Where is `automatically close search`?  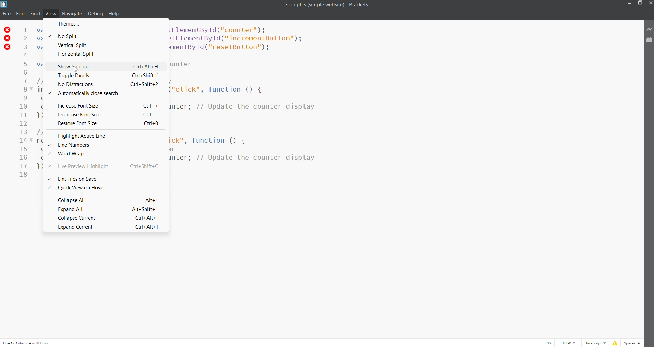 automatically close search is located at coordinates (105, 93).